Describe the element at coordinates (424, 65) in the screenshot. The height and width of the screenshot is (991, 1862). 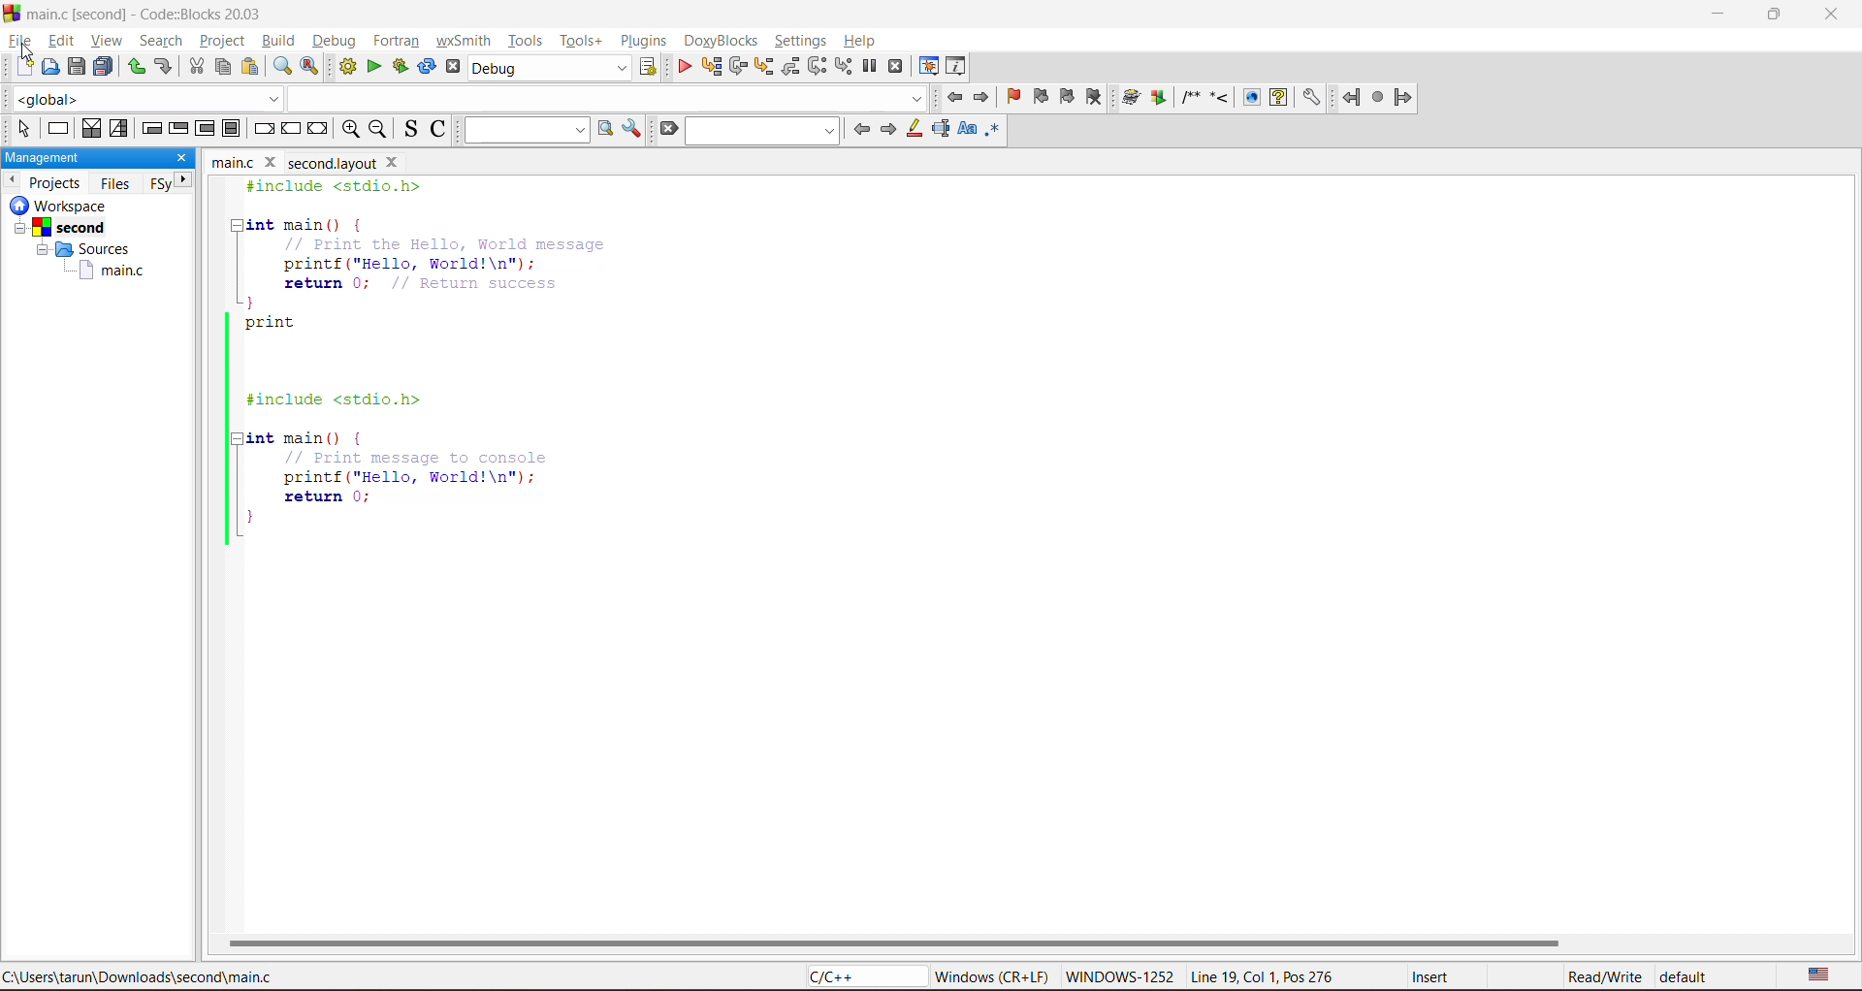
I see `rebuild` at that location.